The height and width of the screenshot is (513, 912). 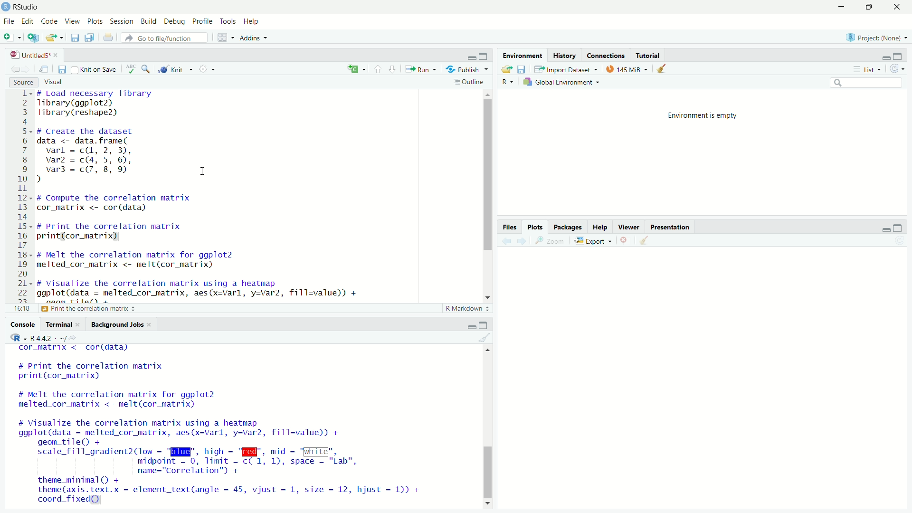 I want to click on save all open documents, so click(x=91, y=37).